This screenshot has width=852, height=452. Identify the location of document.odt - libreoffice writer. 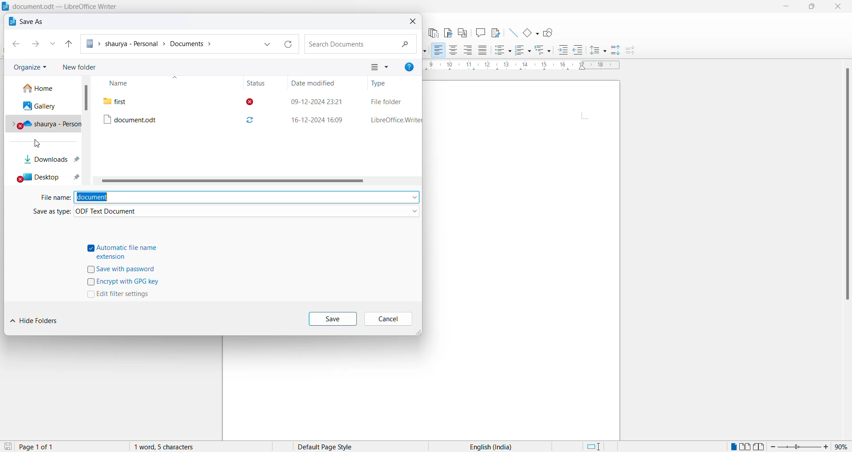
(61, 6).